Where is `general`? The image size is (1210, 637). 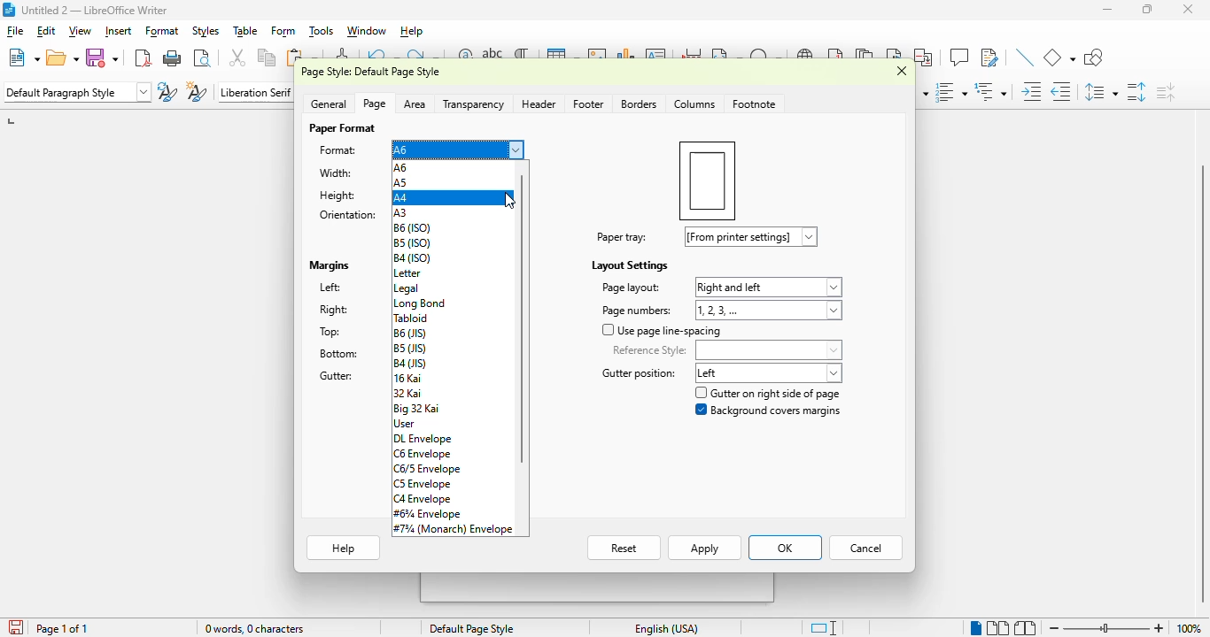
general is located at coordinates (330, 104).